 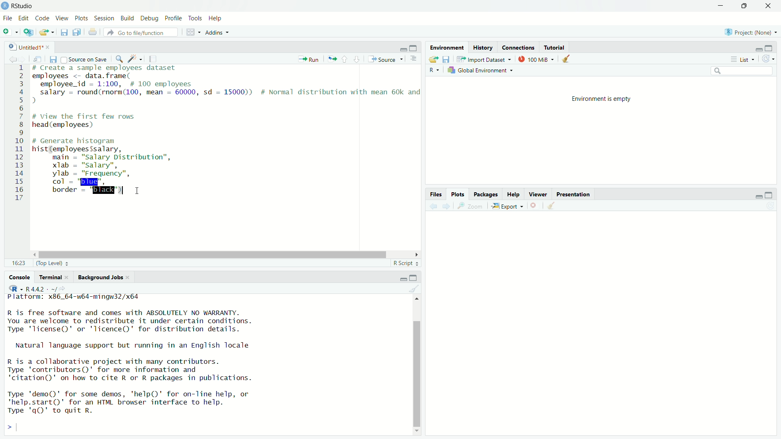 What do you see at coordinates (759, 197) in the screenshot?
I see `minimise` at bounding box center [759, 197].